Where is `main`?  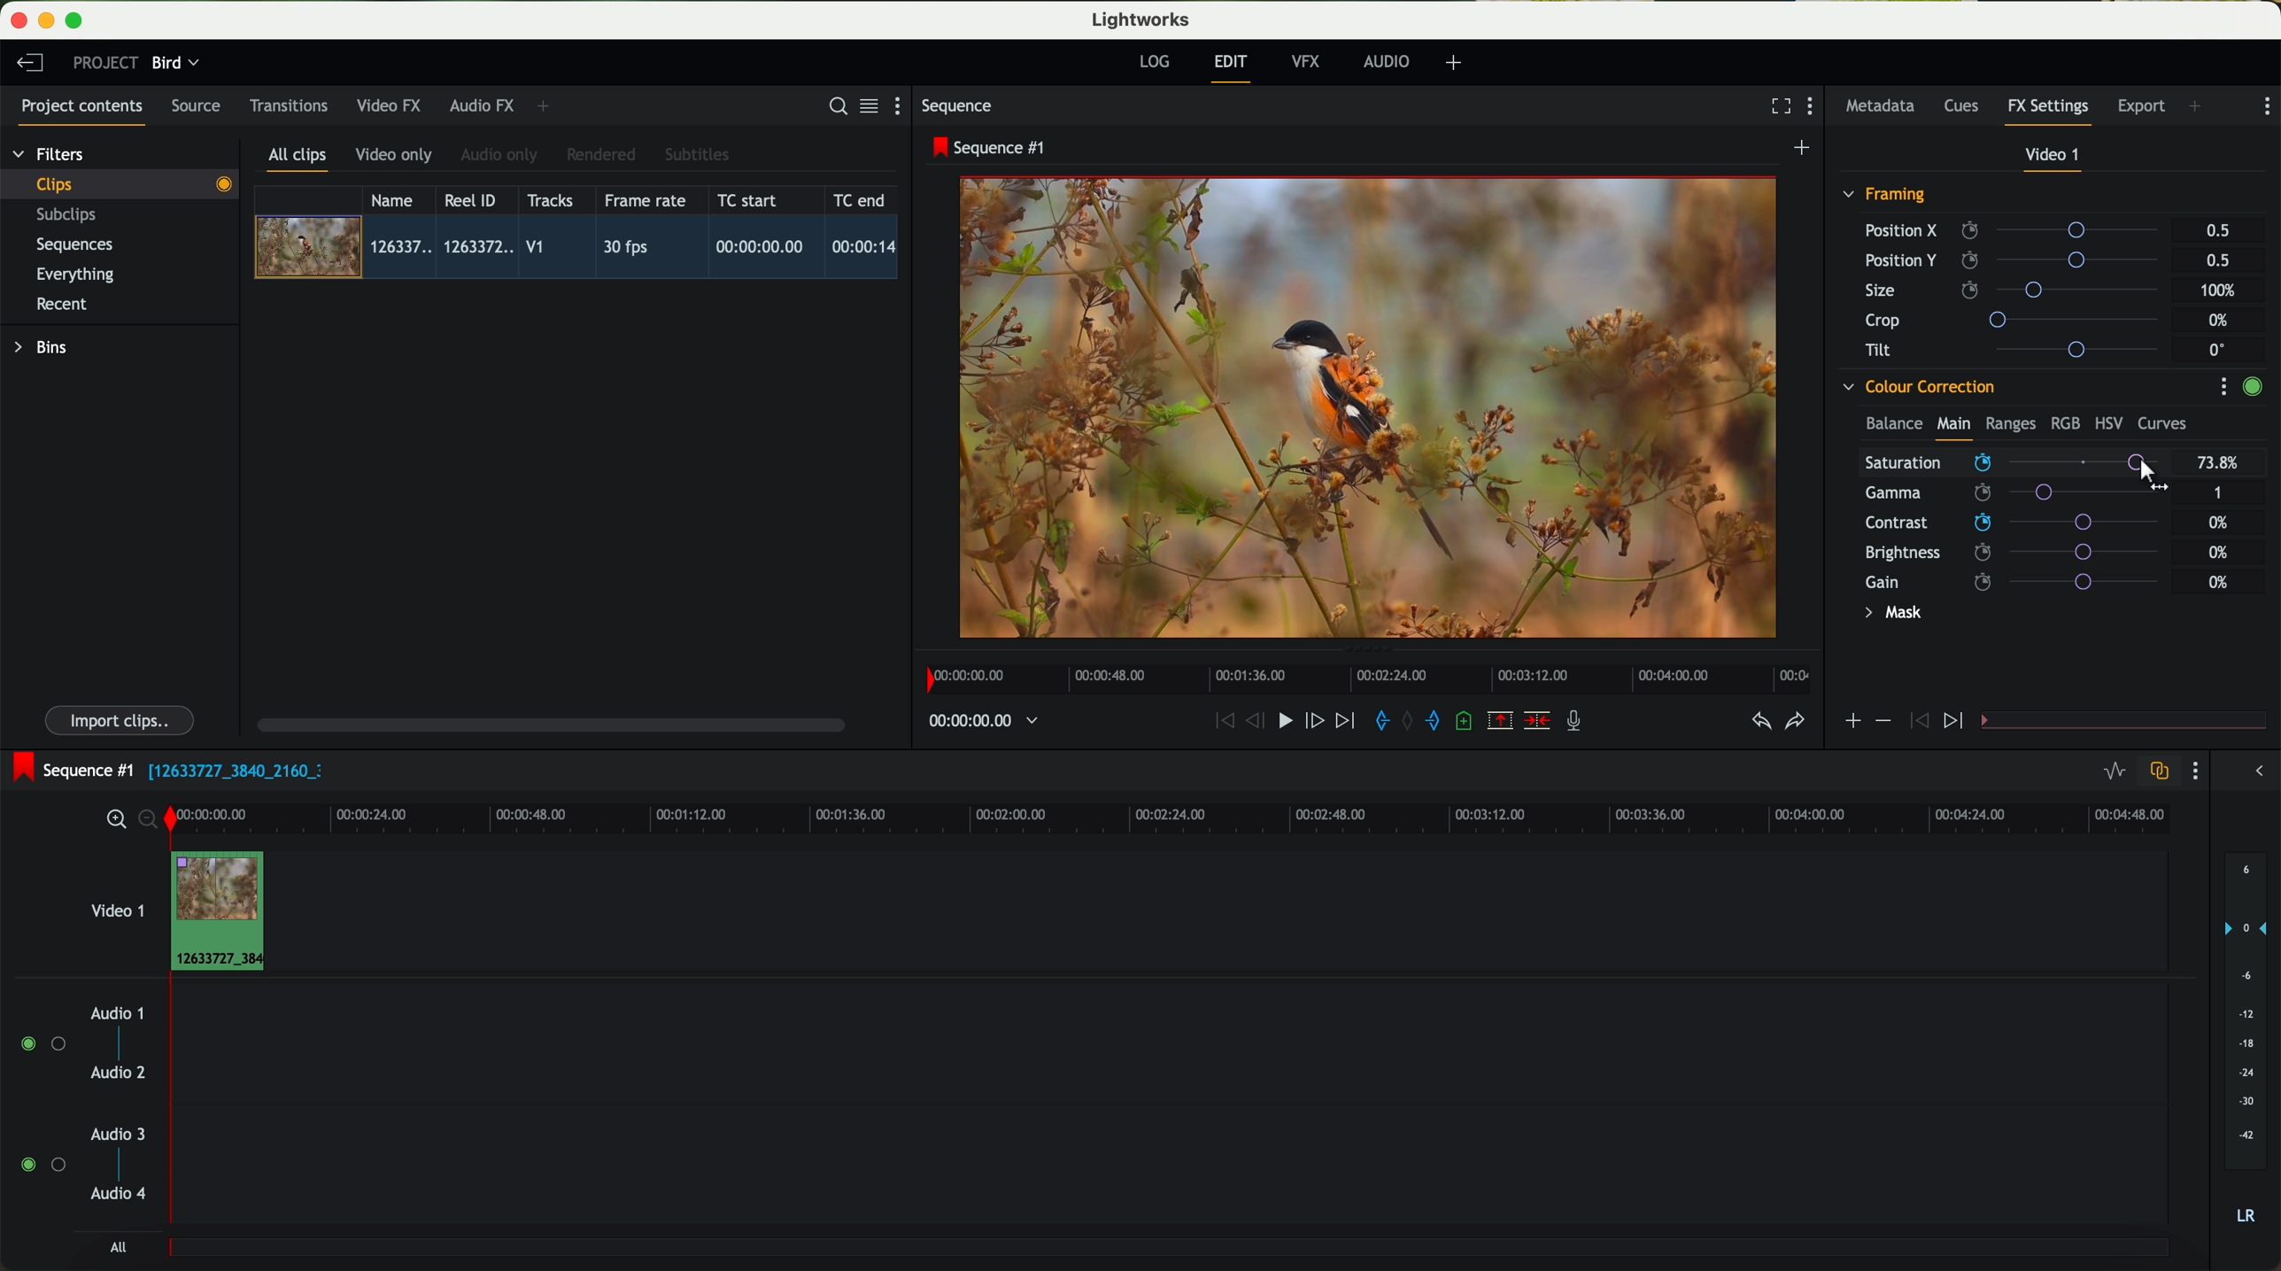 main is located at coordinates (1953, 427).